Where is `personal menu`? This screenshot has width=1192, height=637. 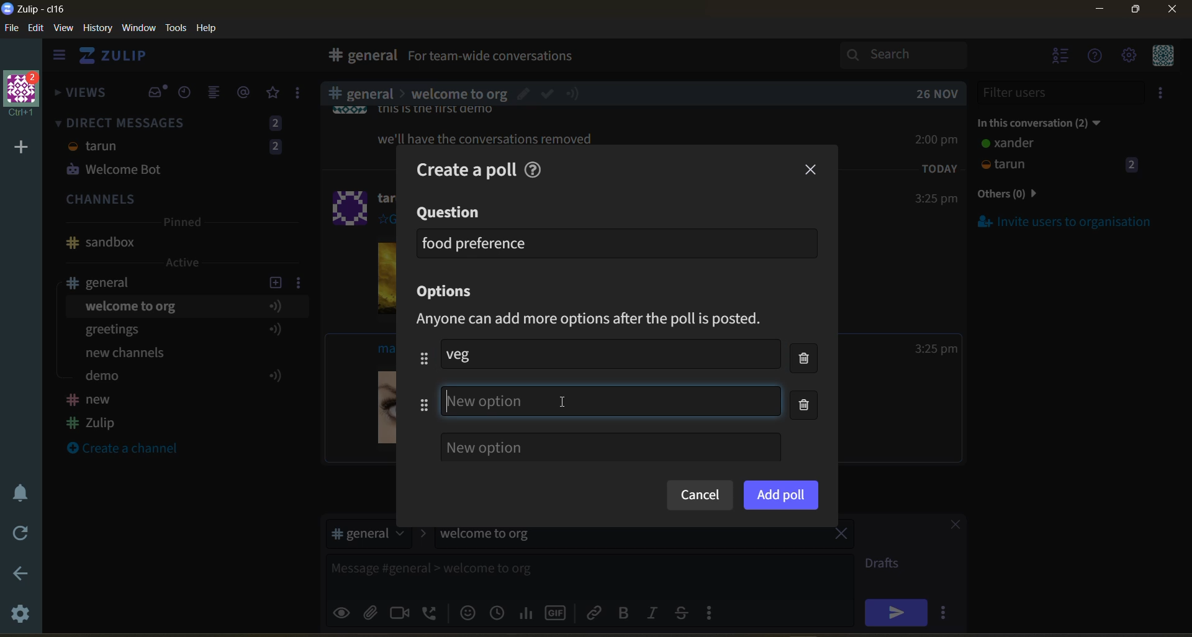 personal menu is located at coordinates (1161, 56).